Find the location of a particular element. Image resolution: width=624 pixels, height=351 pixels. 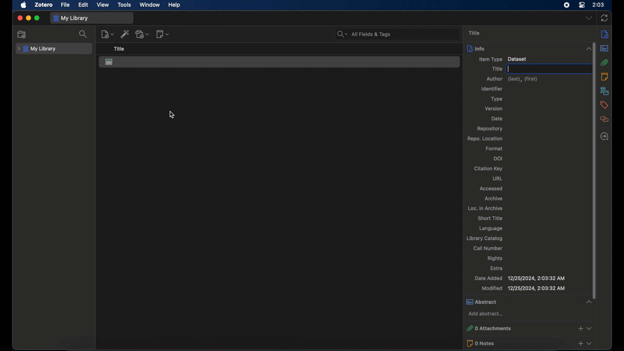

title is located at coordinates (474, 33).